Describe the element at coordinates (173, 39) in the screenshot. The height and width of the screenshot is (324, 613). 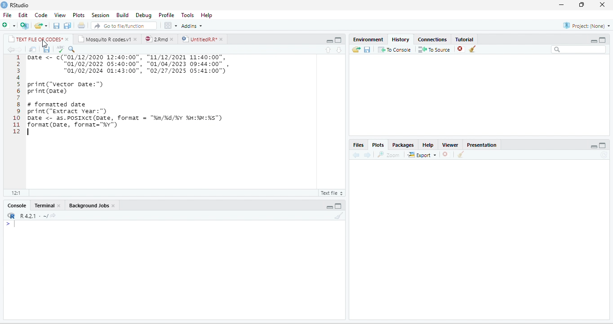
I see `close` at that location.